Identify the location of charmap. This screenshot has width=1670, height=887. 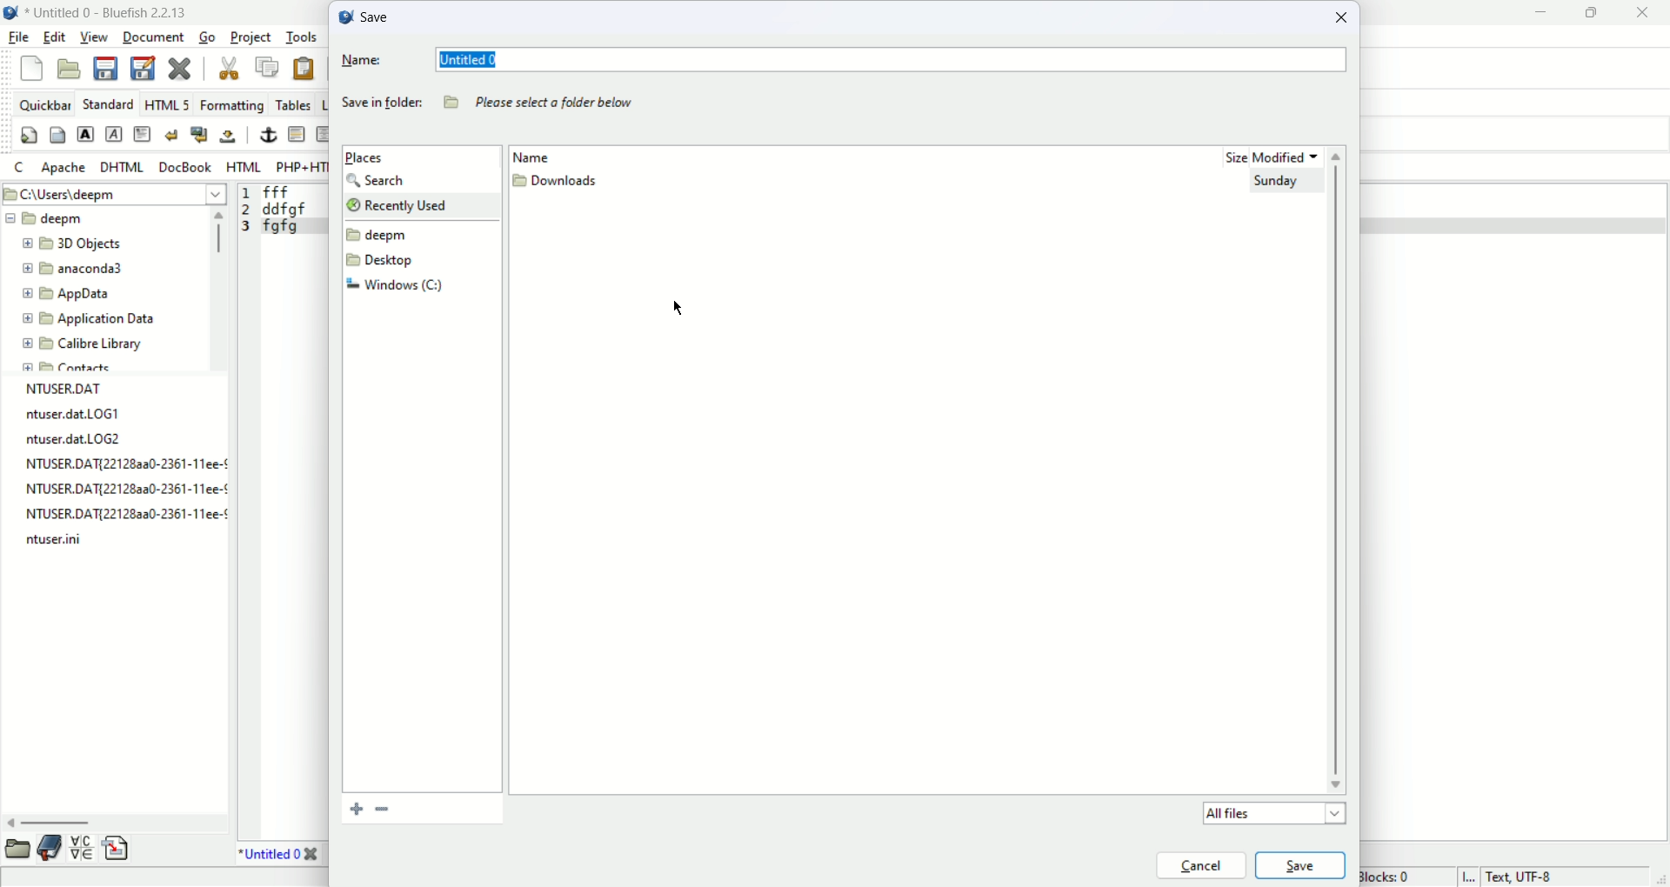
(83, 853).